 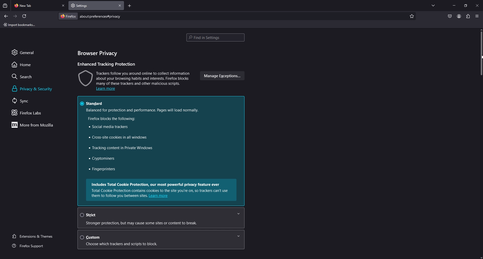 What do you see at coordinates (99, 54) in the screenshot?
I see `browser privacy` at bounding box center [99, 54].